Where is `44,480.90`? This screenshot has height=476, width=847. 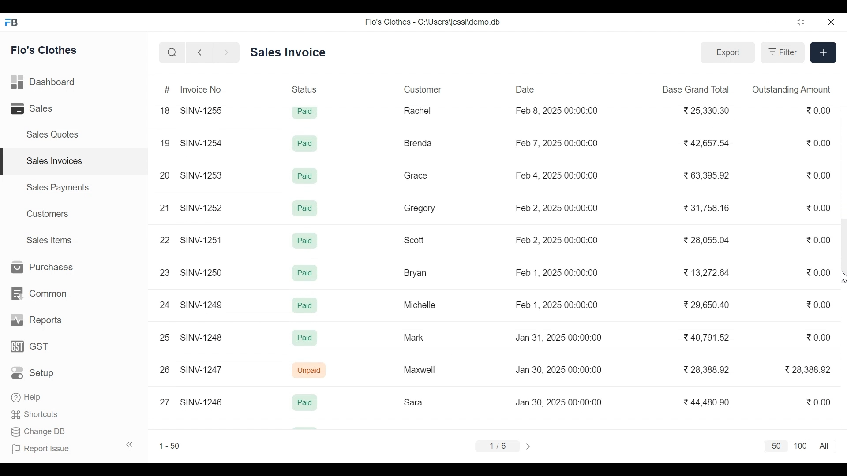
44,480.90 is located at coordinates (708, 402).